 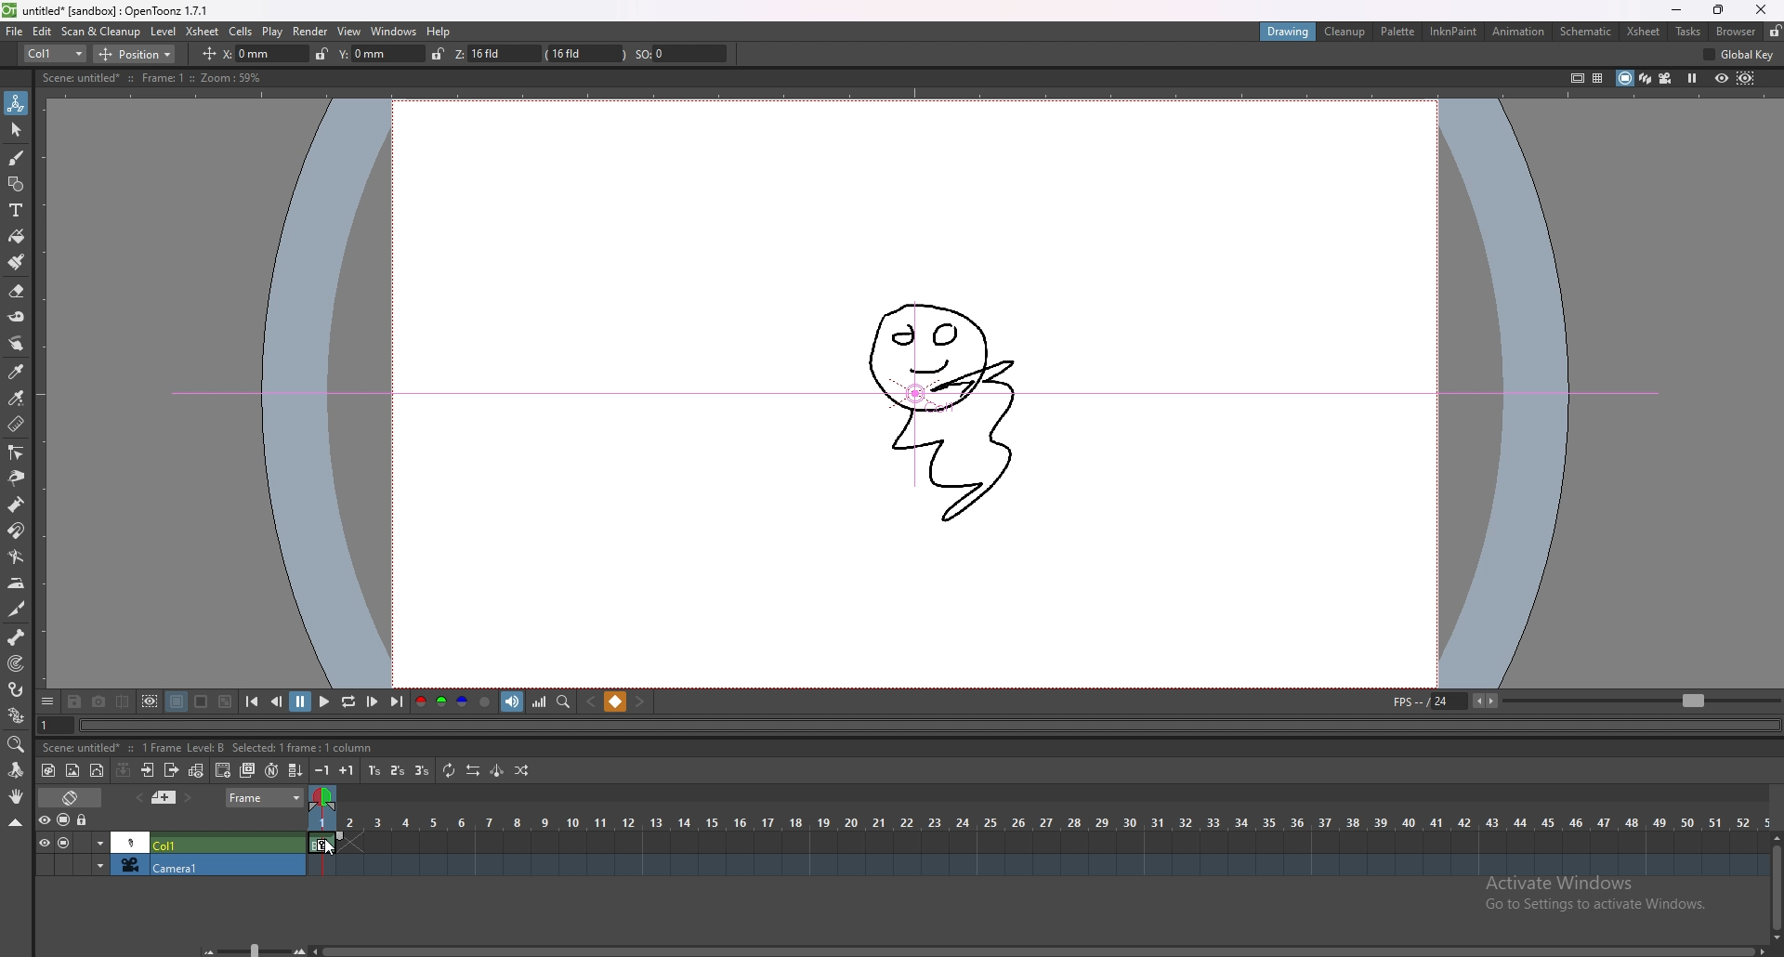 I want to click on compare to snapshot, so click(x=123, y=701).